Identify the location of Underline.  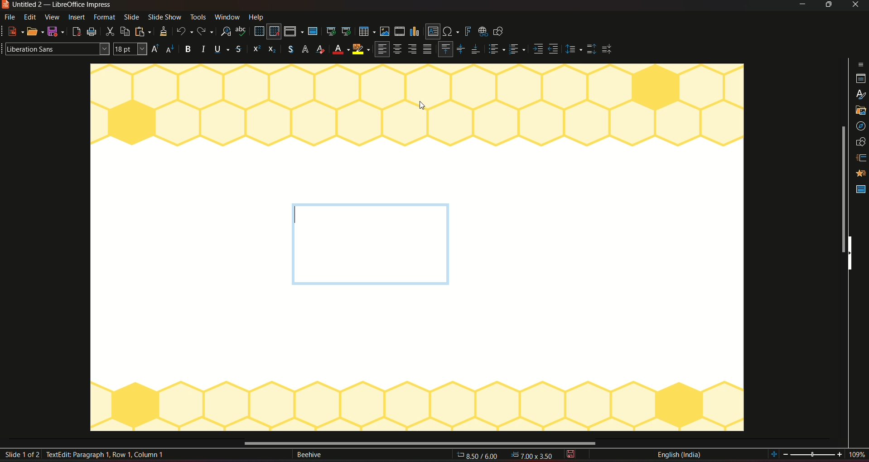
(222, 48).